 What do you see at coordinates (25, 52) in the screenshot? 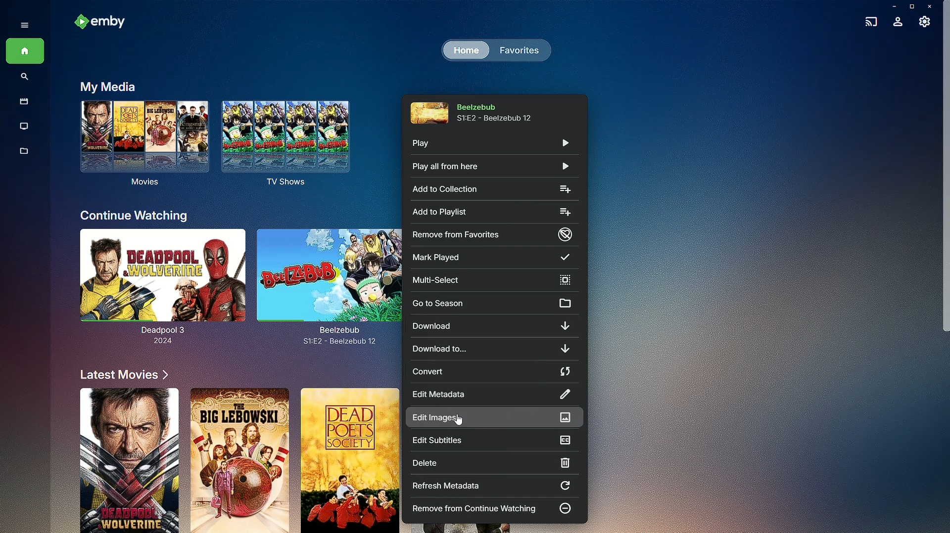
I see `Home` at bounding box center [25, 52].